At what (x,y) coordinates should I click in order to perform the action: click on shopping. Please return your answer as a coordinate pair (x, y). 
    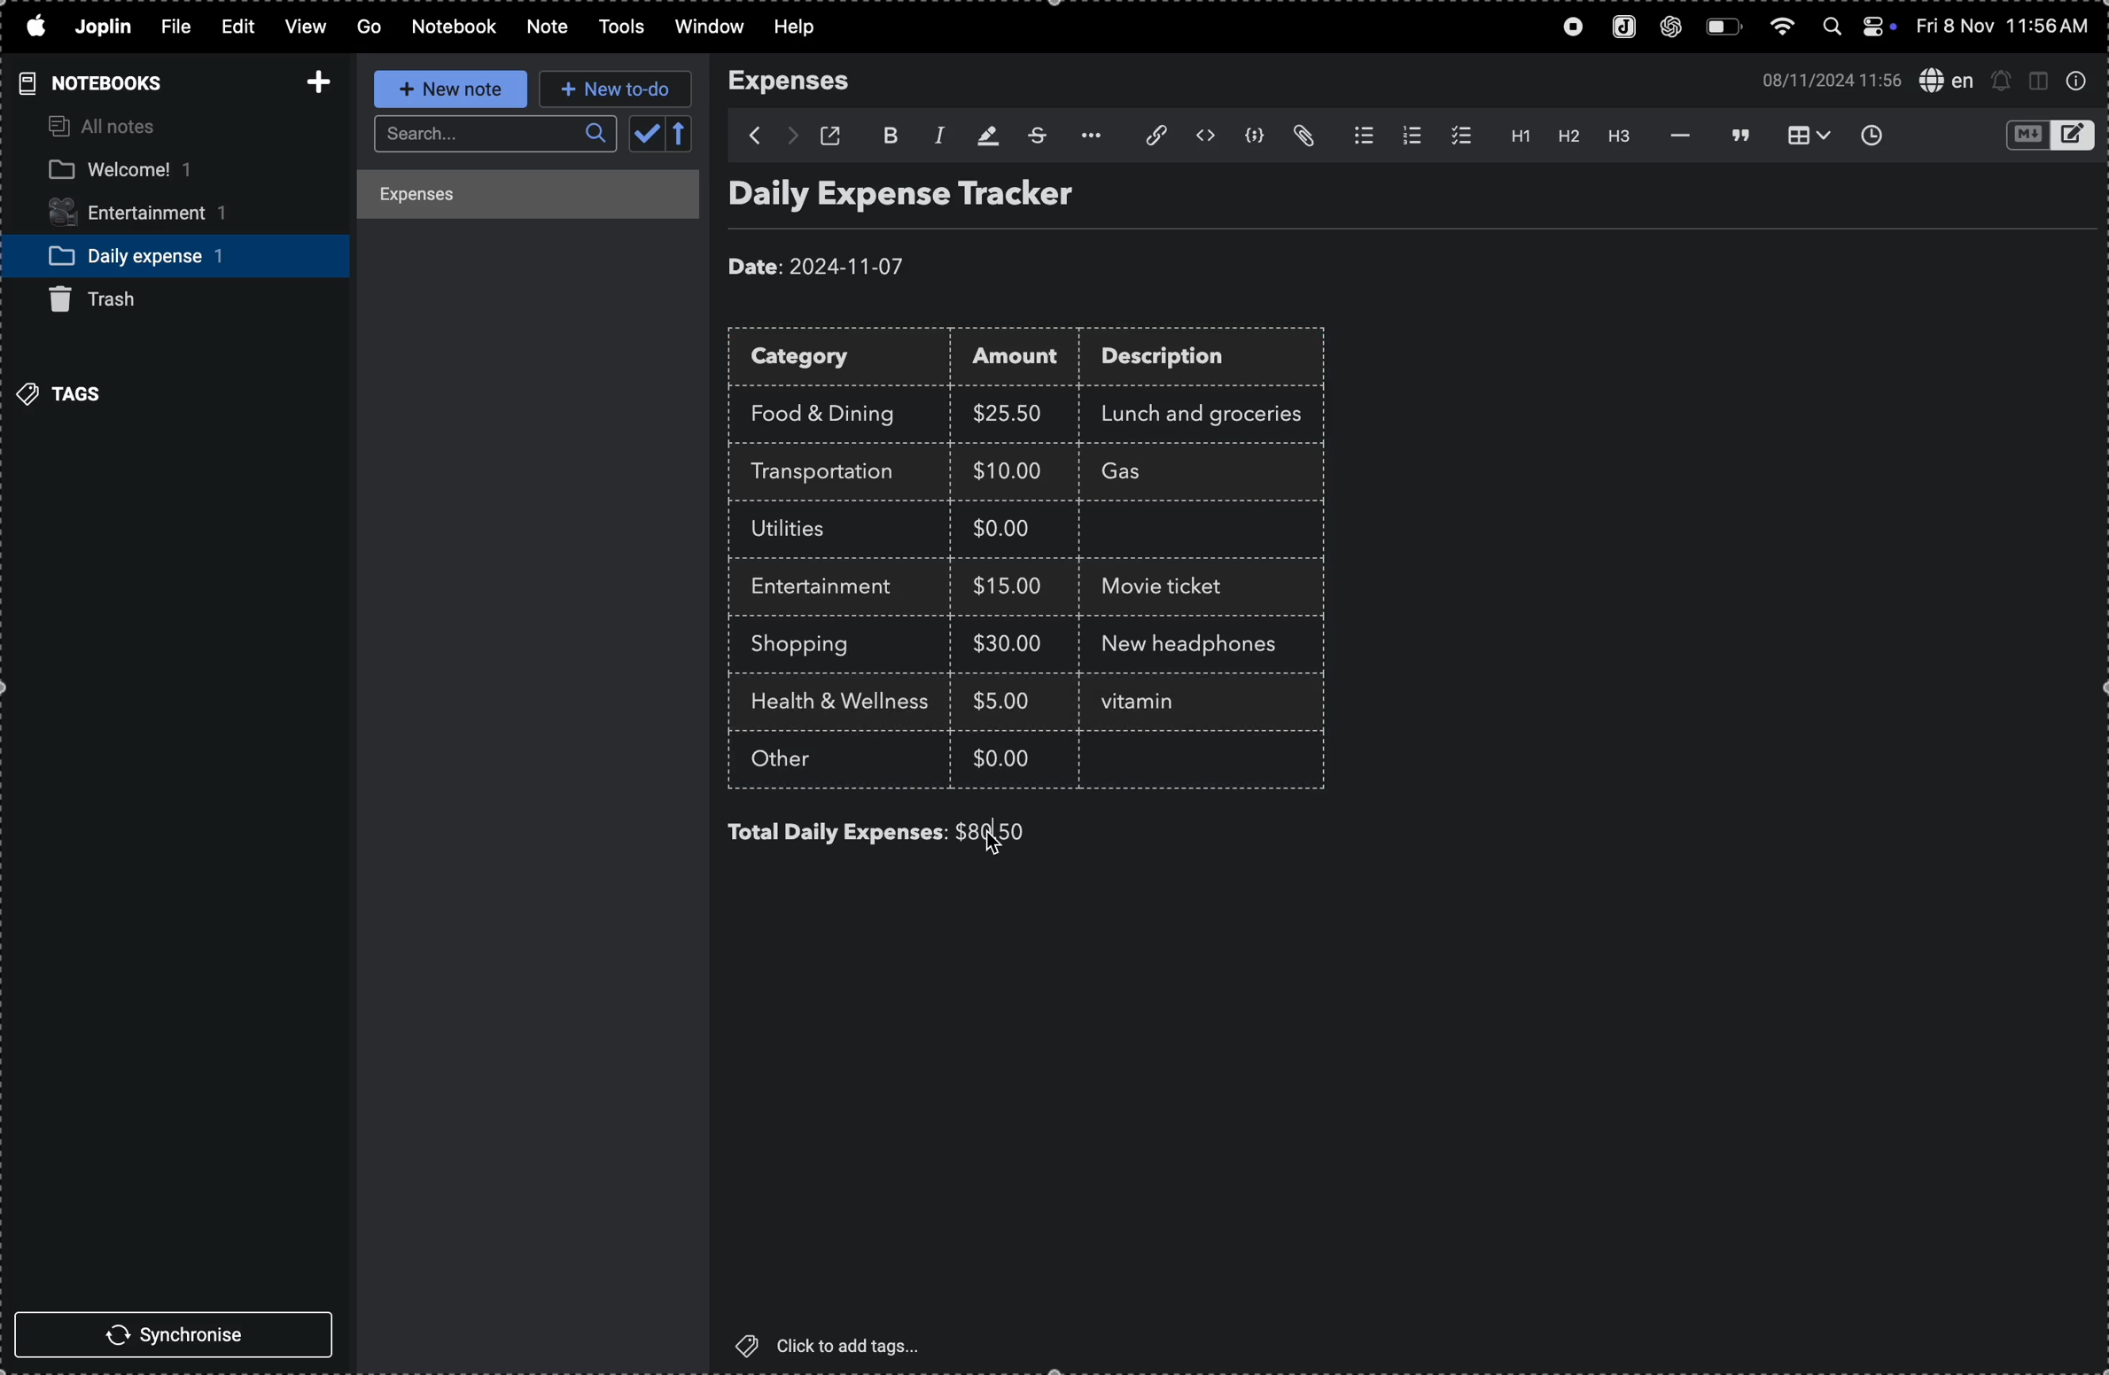
    Looking at the image, I should click on (813, 645).